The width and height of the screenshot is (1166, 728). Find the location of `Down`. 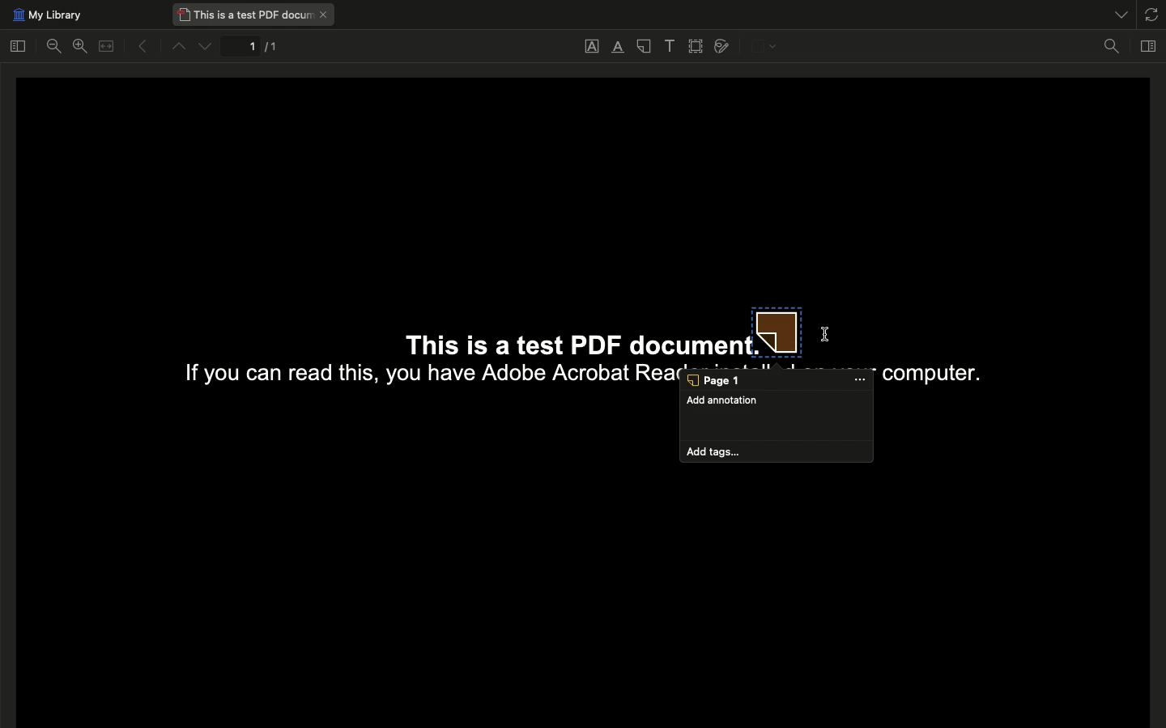

Down is located at coordinates (206, 47).